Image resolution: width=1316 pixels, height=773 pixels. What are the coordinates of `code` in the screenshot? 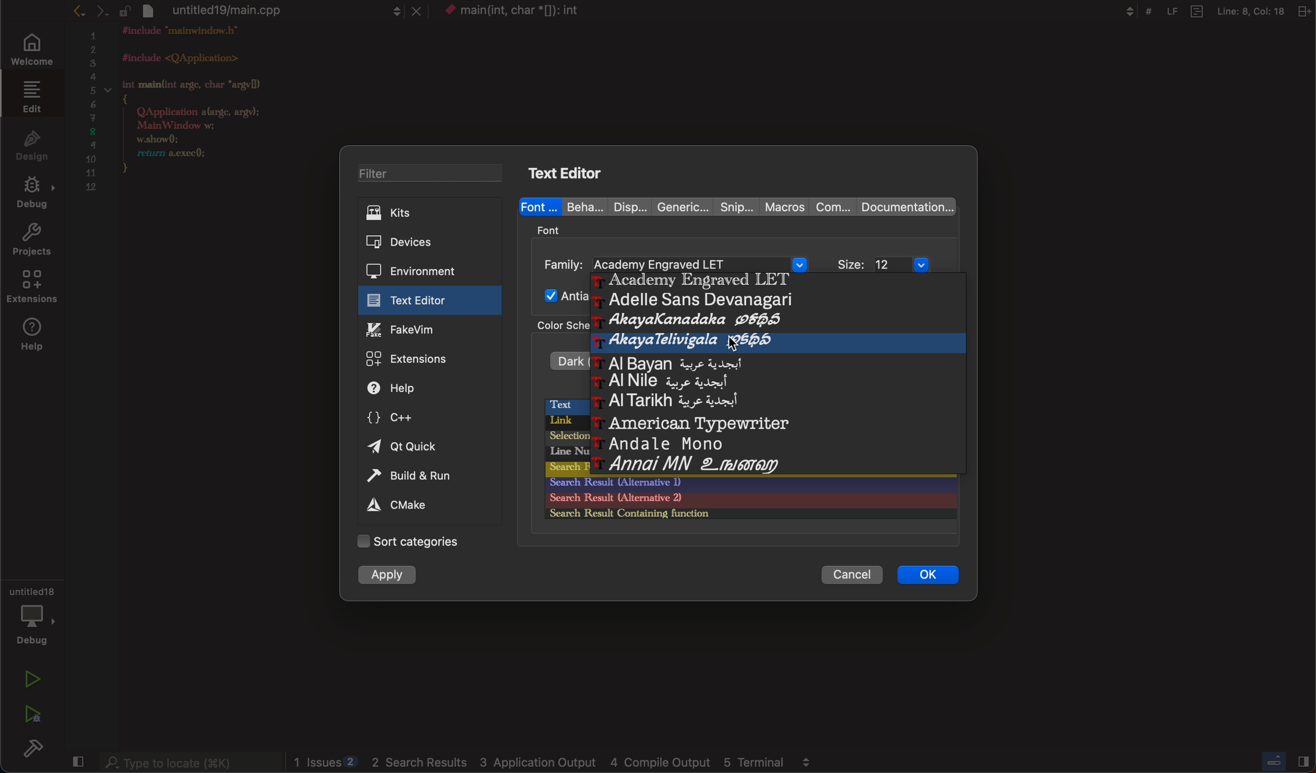 It's located at (208, 112).